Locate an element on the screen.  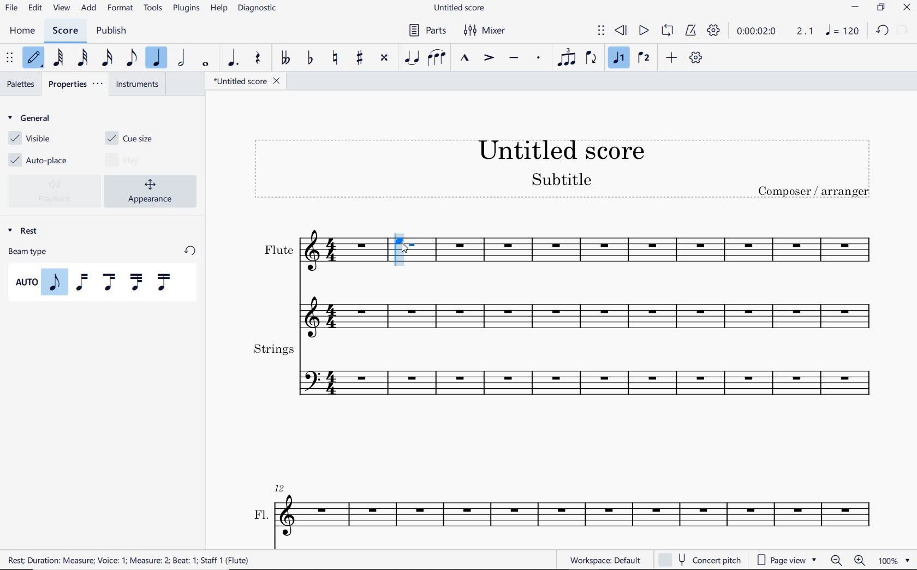
PLAYBACK SETTINGS is located at coordinates (714, 32).